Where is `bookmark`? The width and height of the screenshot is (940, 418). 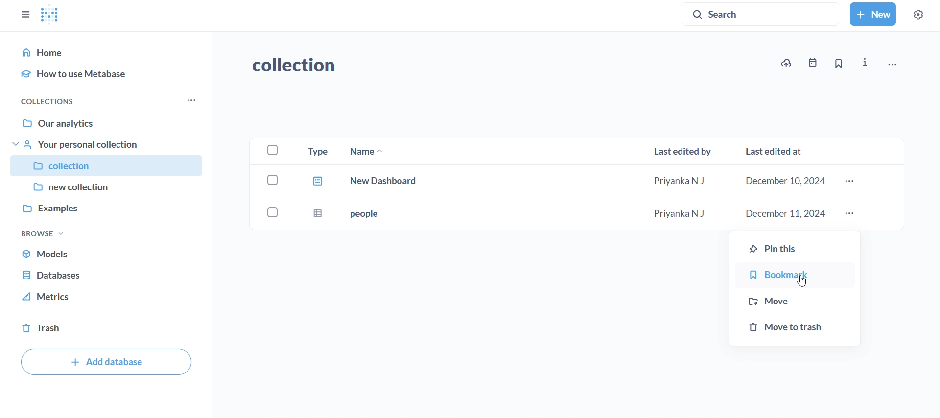 bookmark is located at coordinates (837, 64).